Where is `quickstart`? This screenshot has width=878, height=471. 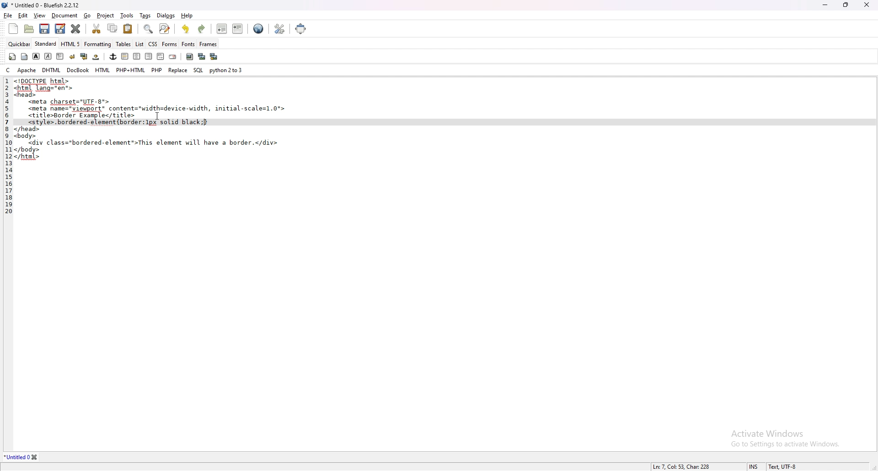
quickstart is located at coordinates (12, 57).